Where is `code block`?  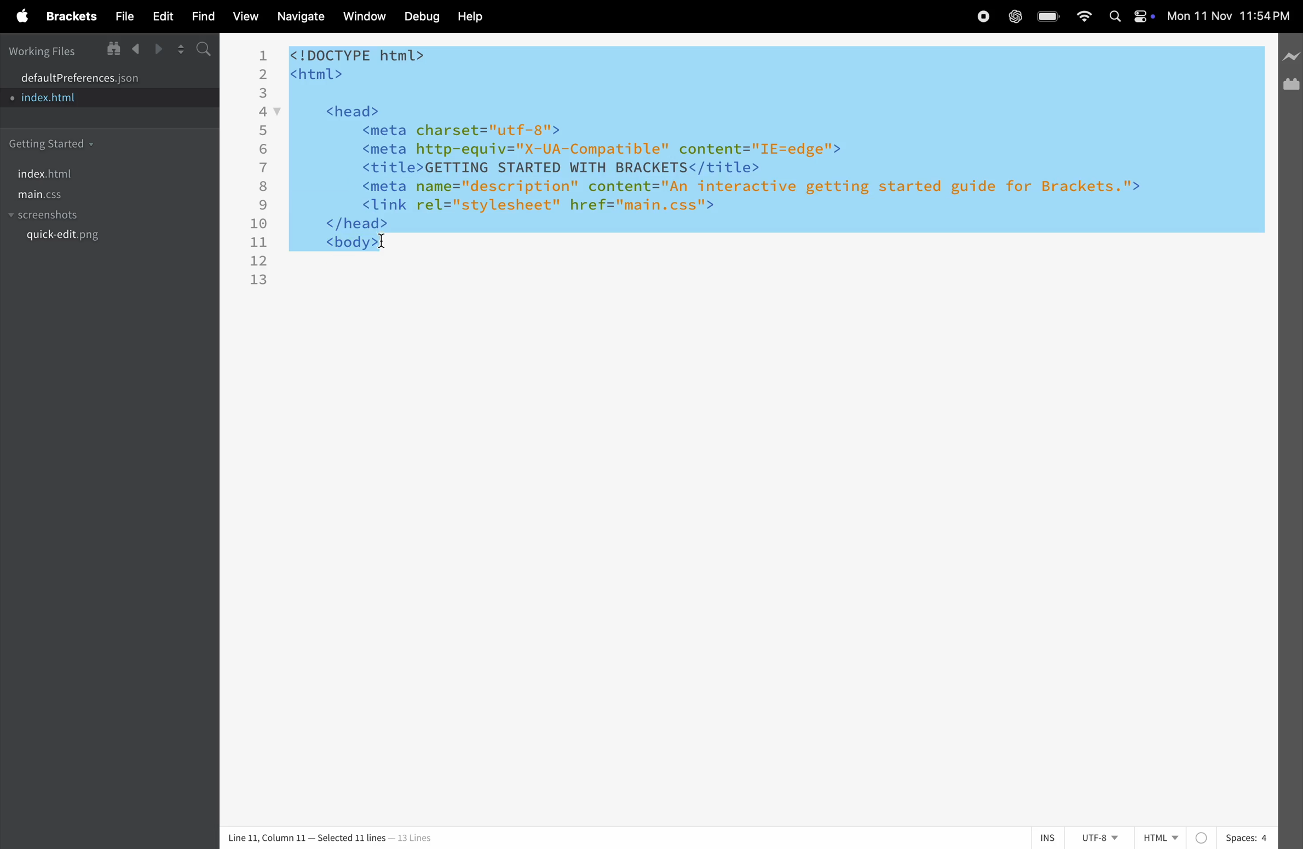 code block is located at coordinates (746, 160).